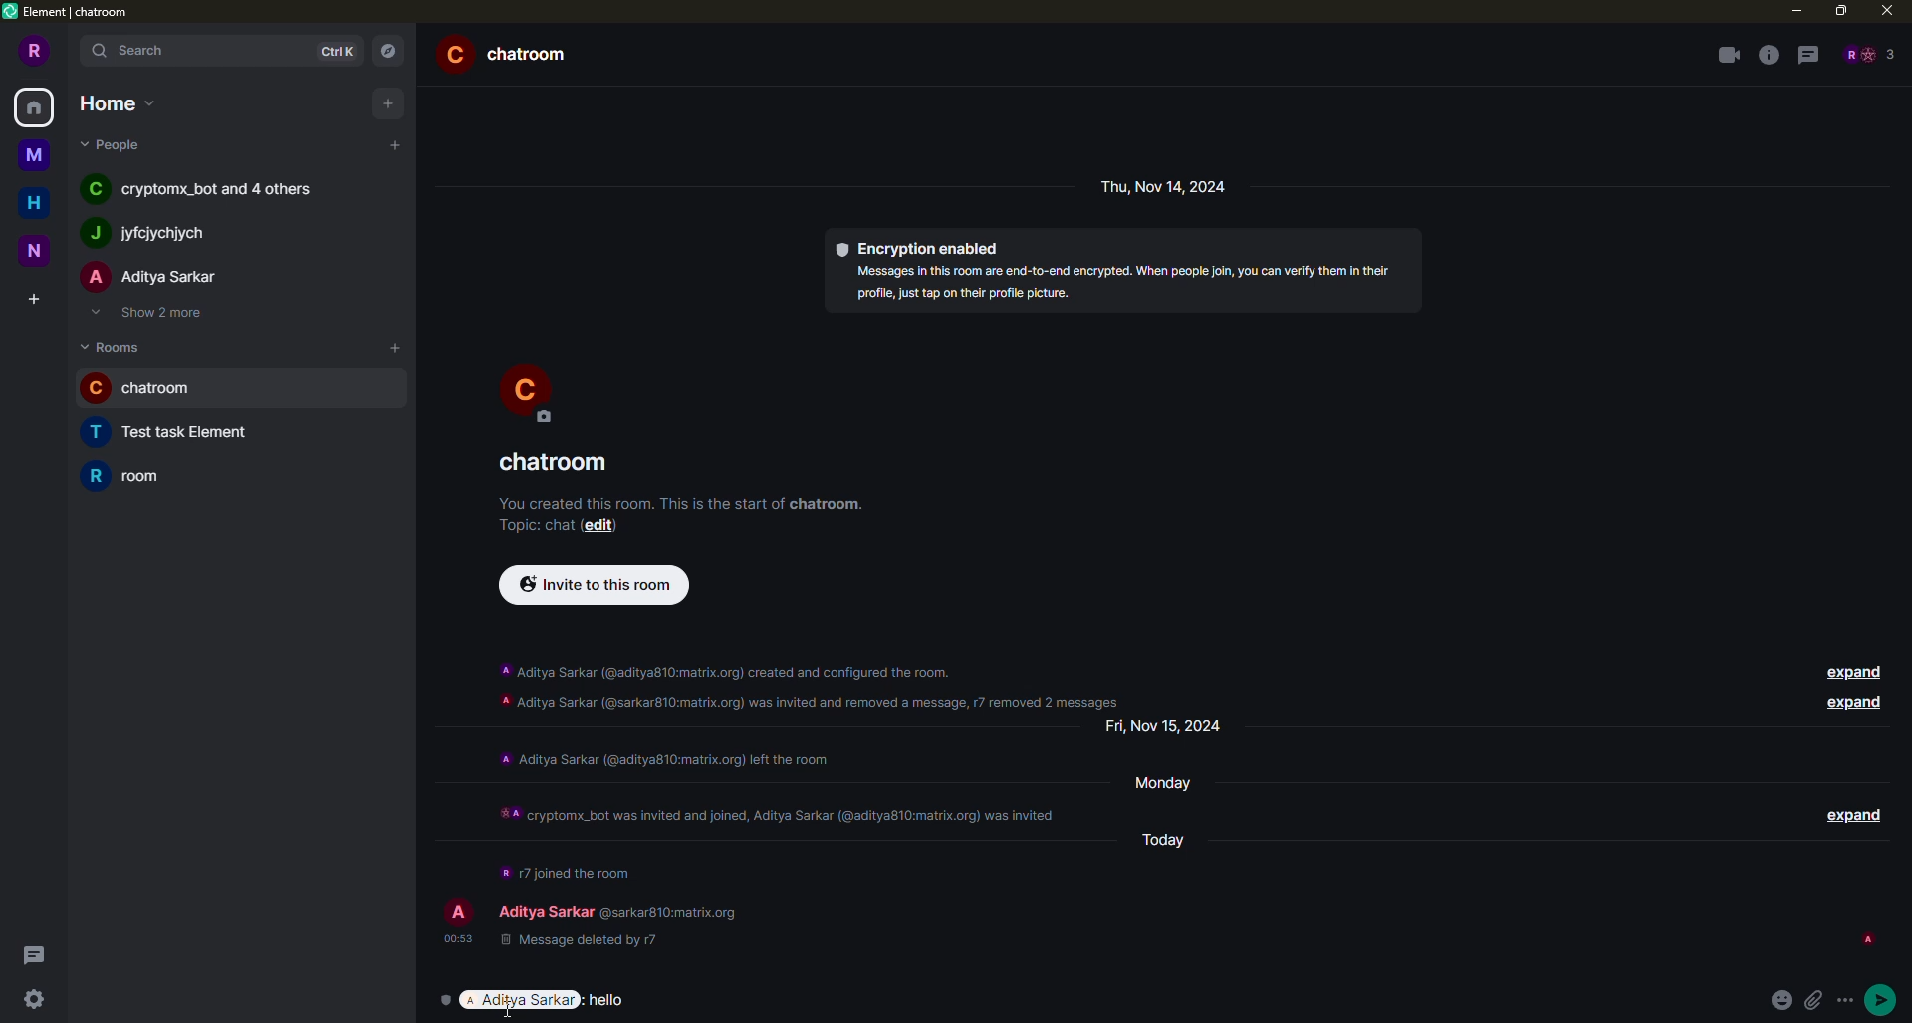 The height and width of the screenshot is (1023, 1912). What do you see at coordinates (1792, 10) in the screenshot?
I see `minimize` at bounding box center [1792, 10].